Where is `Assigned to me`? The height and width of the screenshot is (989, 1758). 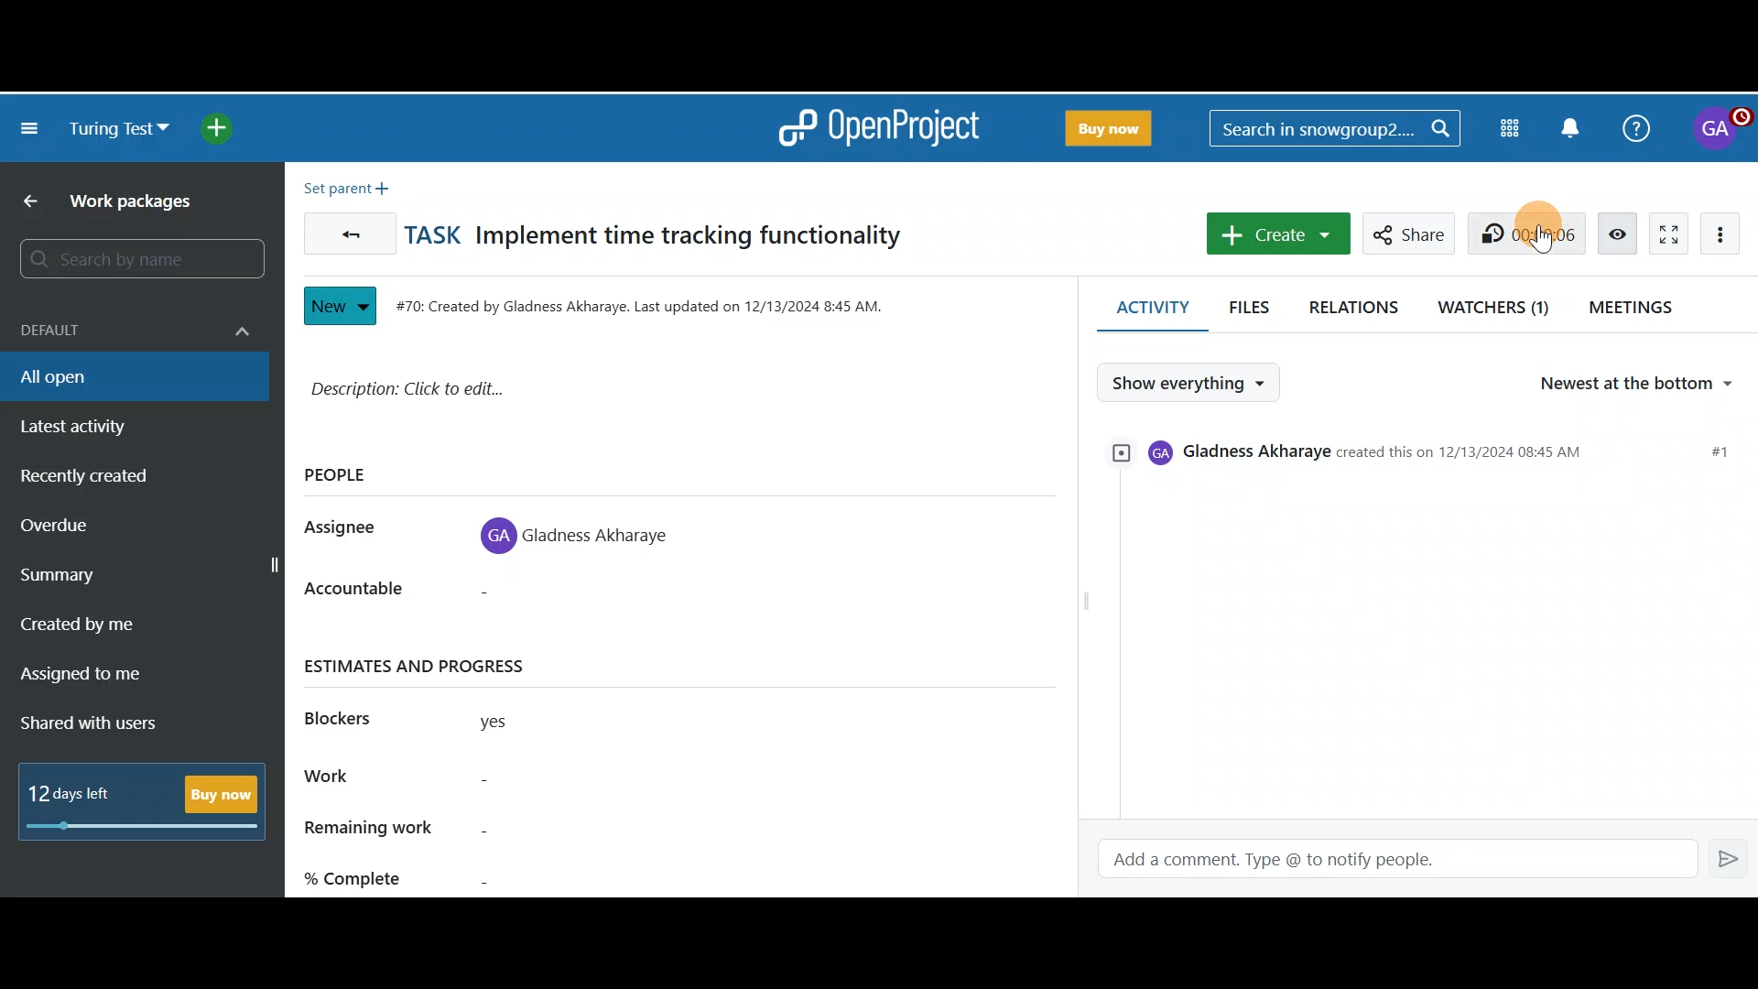 Assigned to me is located at coordinates (106, 677).